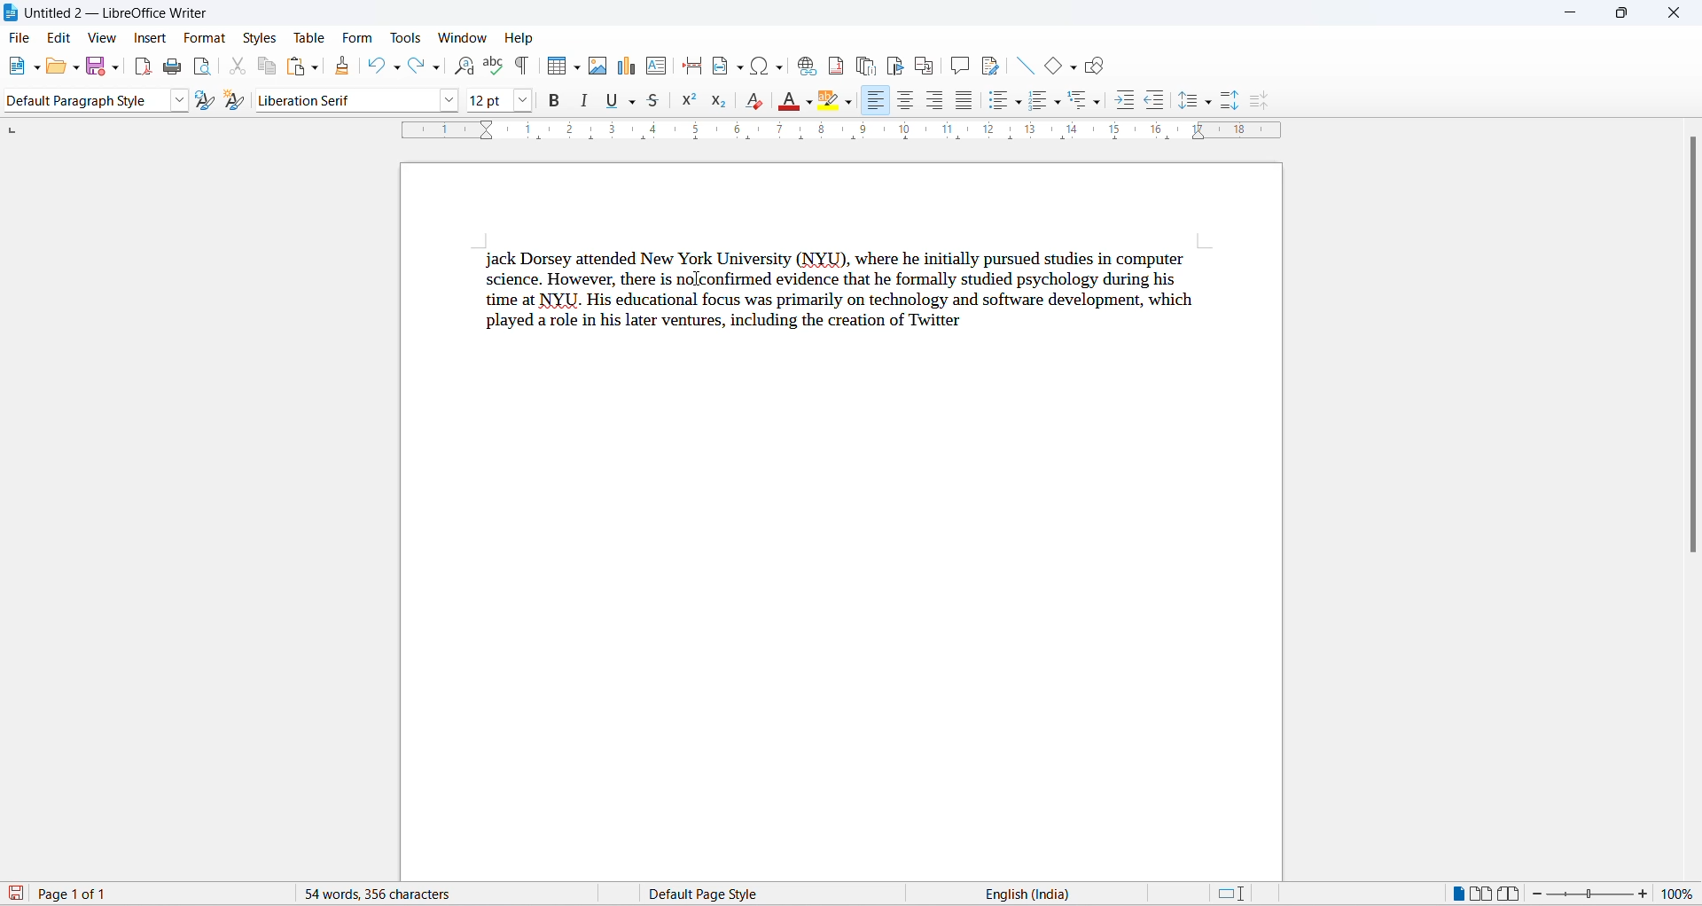 This screenshot has height=906, width=1702. Describe the element at coordinates (779, 66) in the screenshot. I see `special character options` at that location.